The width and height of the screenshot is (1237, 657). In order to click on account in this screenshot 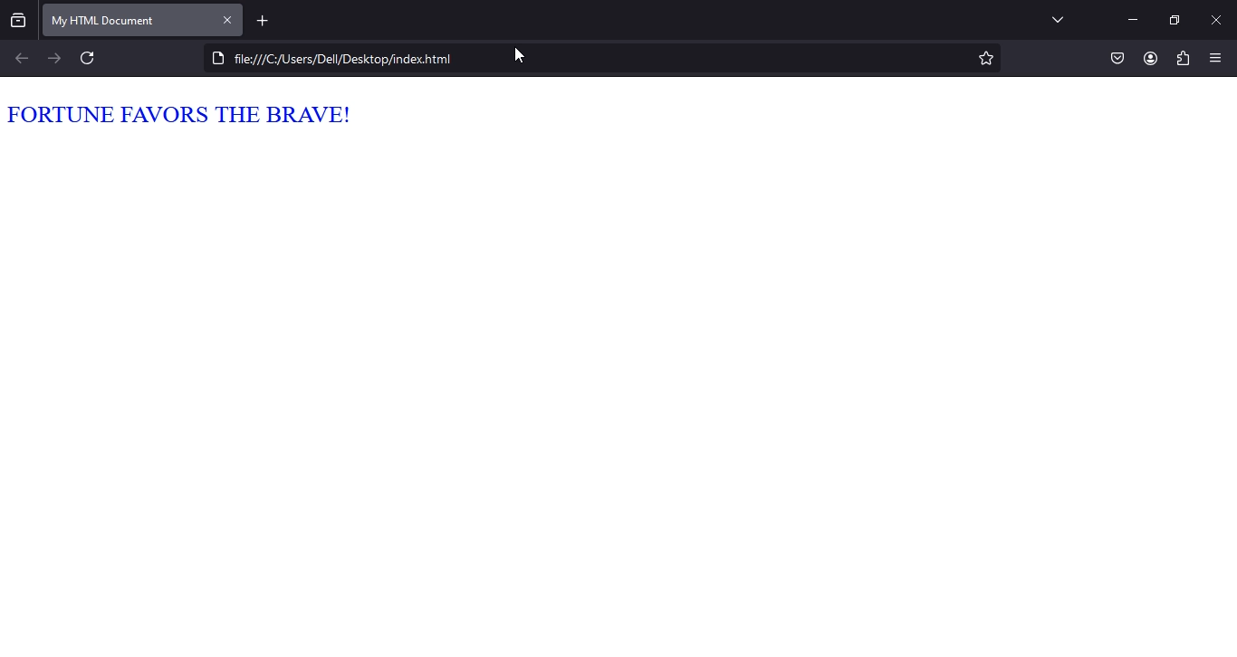, I will do `click(1152, 60)`.